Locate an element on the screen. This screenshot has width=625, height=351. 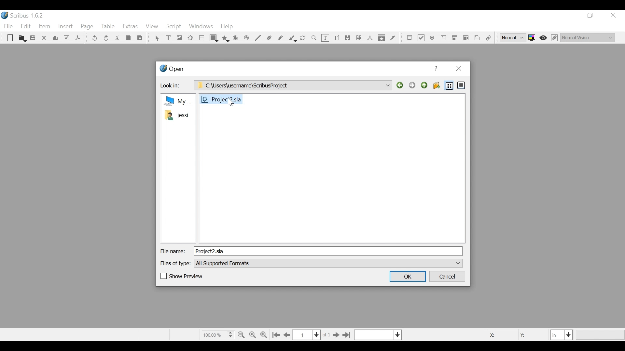
Text Annotation is located at coordinates (476, 38).